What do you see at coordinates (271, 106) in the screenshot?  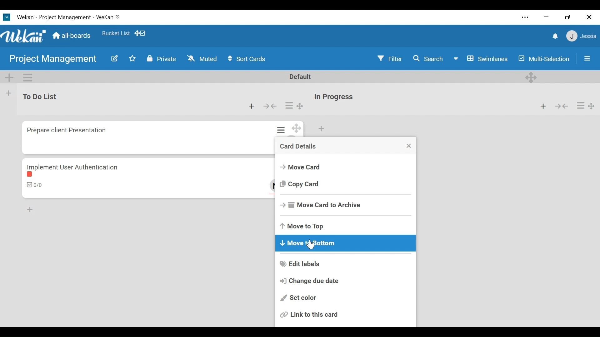 I see `collapse` at bounding box center [271, 106].